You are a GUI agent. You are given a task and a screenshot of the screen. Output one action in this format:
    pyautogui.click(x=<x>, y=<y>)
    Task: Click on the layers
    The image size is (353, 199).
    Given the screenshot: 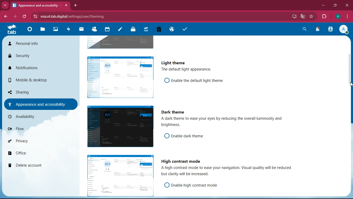 What is the action you would take?
    pyautogui.click(x=132, y=30)
    